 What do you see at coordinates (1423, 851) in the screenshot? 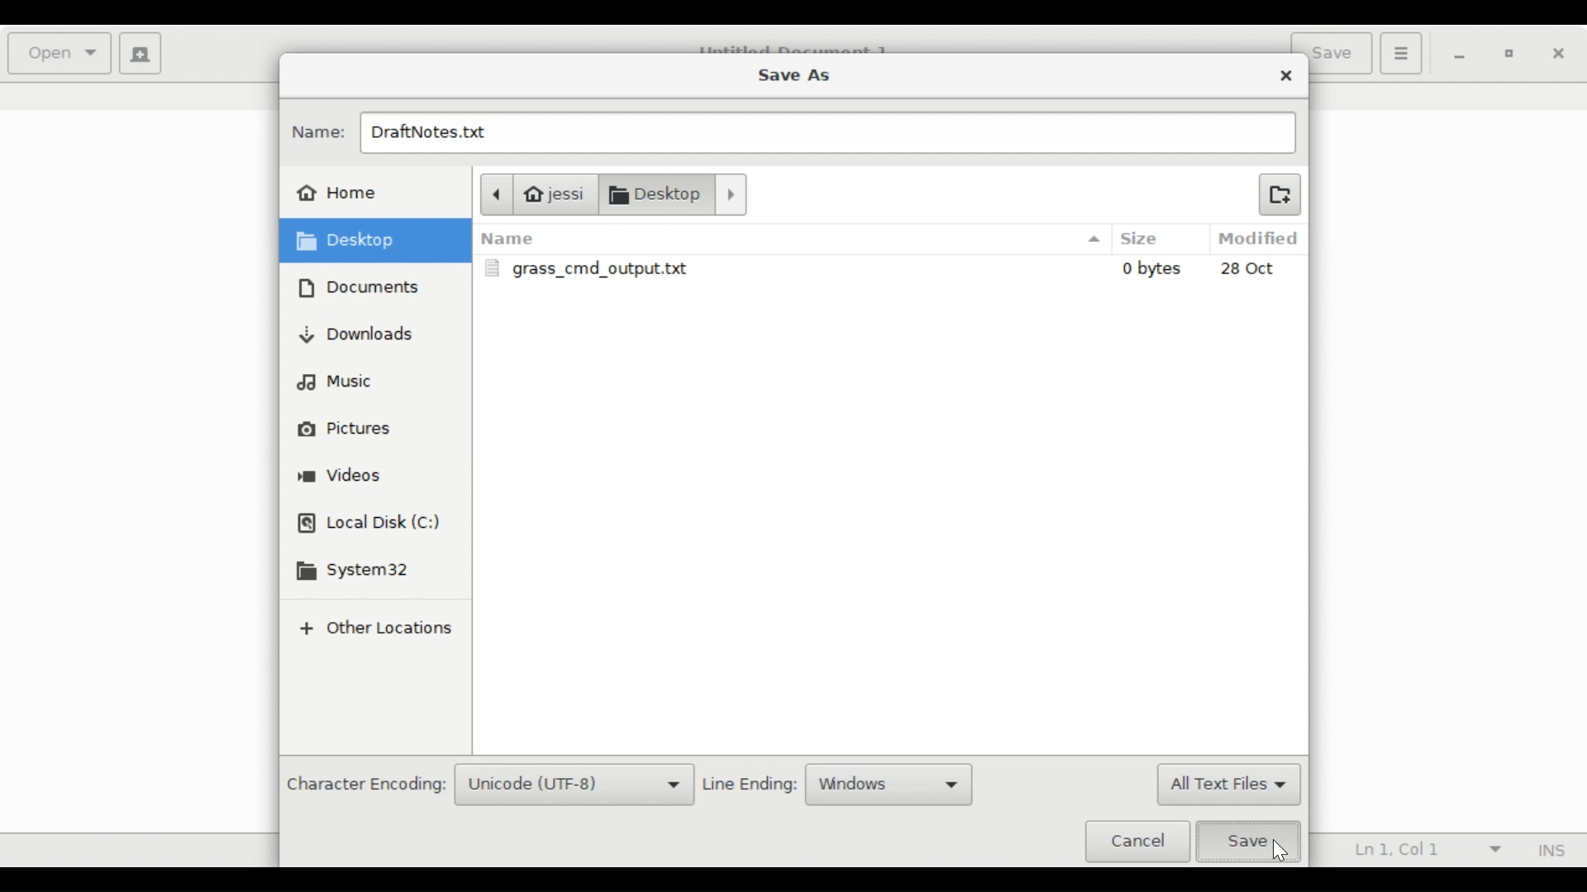
I see `Ln 1, Col 1` at bounding box center [1423, 851].